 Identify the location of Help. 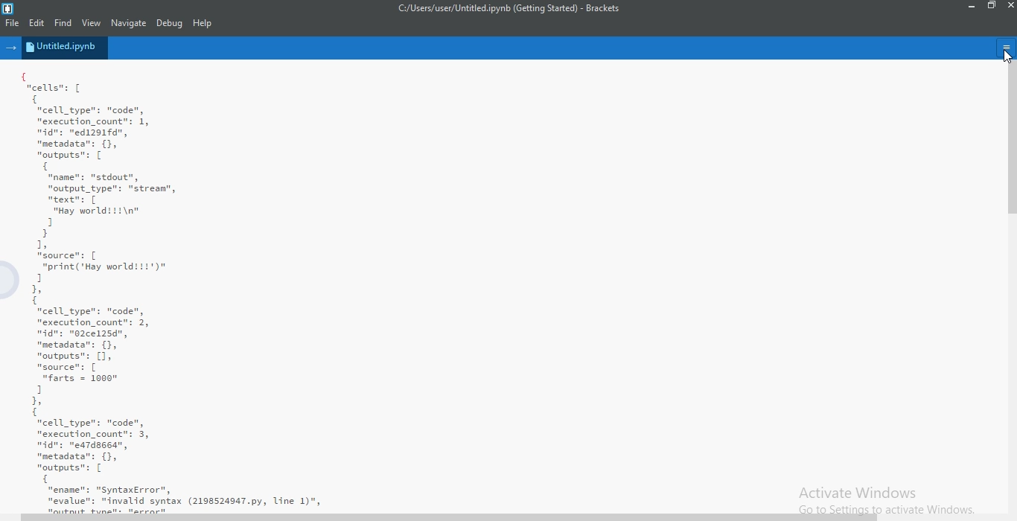
(203, 25).